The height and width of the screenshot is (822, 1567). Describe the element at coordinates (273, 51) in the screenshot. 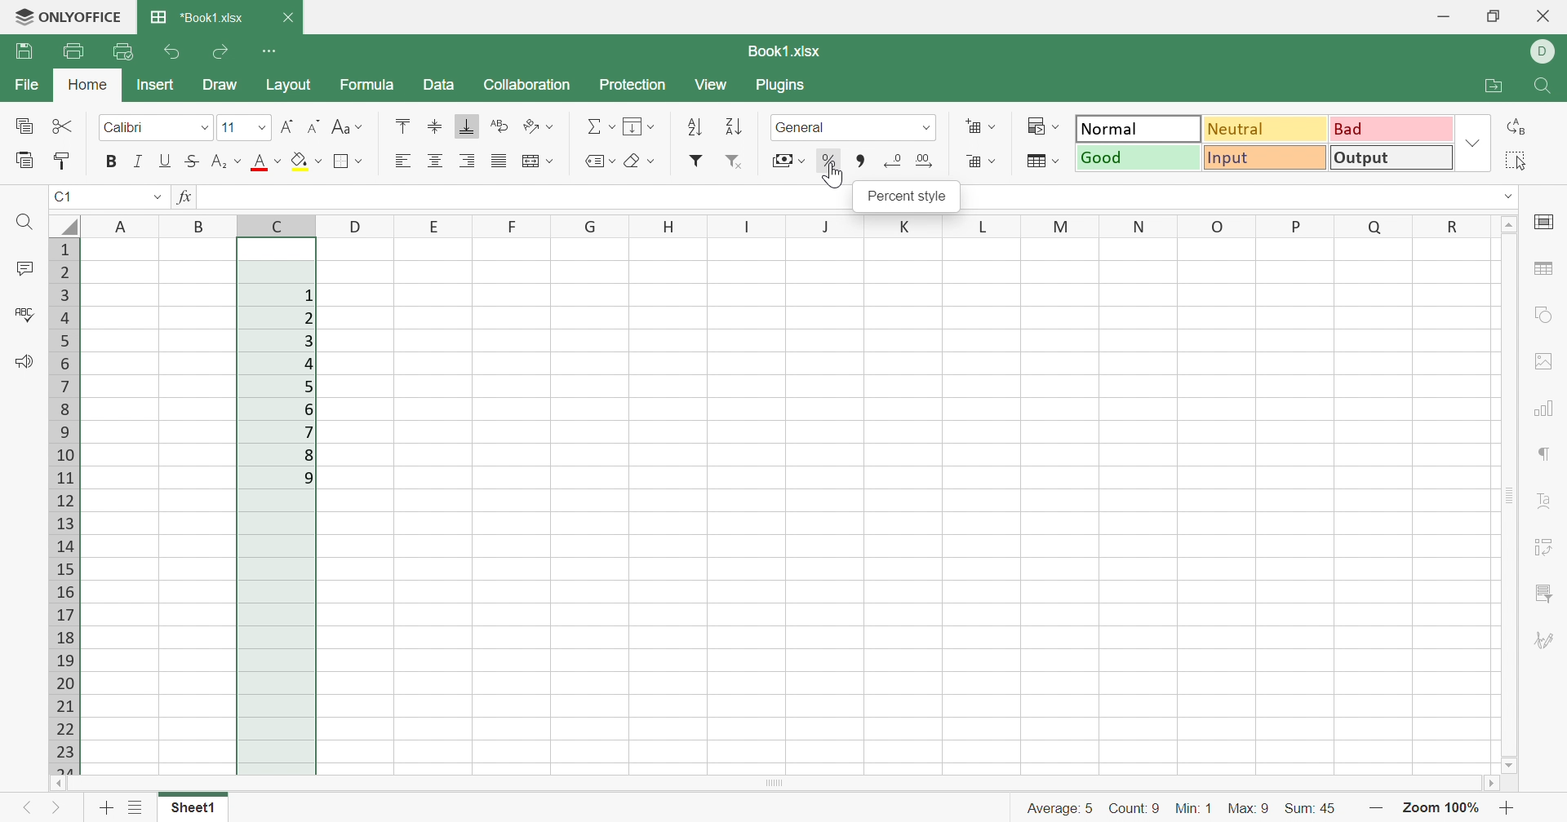

I see `Customize quick access toolbar` at that location.